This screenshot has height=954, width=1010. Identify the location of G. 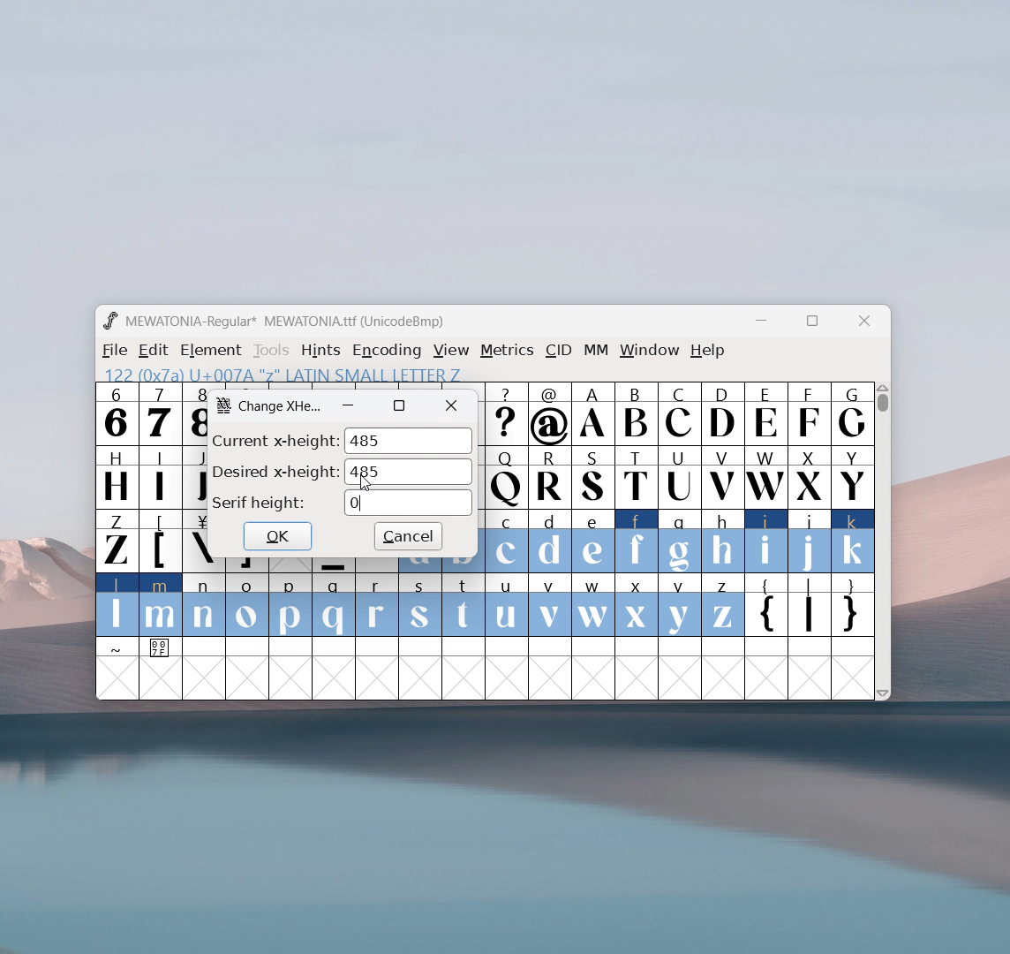
(852, 413).